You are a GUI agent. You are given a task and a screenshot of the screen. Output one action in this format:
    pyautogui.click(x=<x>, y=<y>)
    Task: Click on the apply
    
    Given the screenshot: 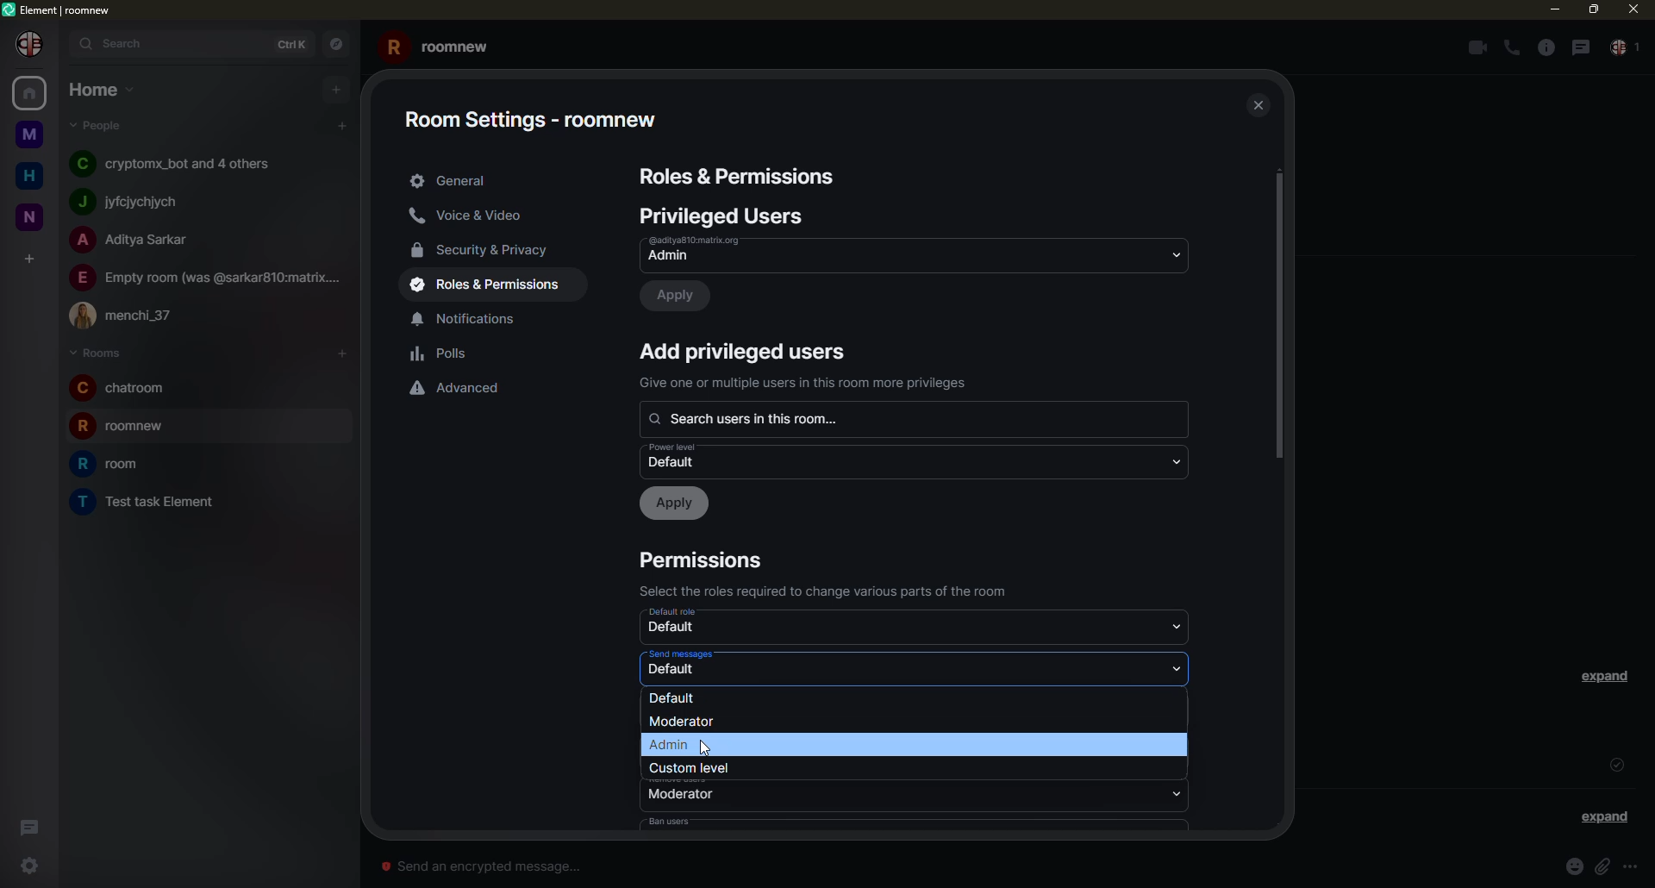 What is the action you would take?
    pyautogui.click(x=680, y=296)
    